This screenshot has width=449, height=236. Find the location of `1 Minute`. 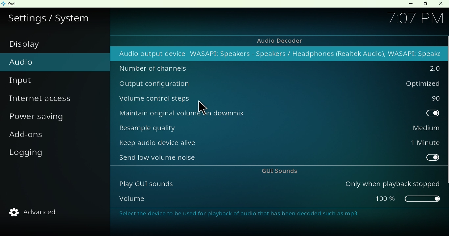

1 Minute is located at coordinates (403, 143).